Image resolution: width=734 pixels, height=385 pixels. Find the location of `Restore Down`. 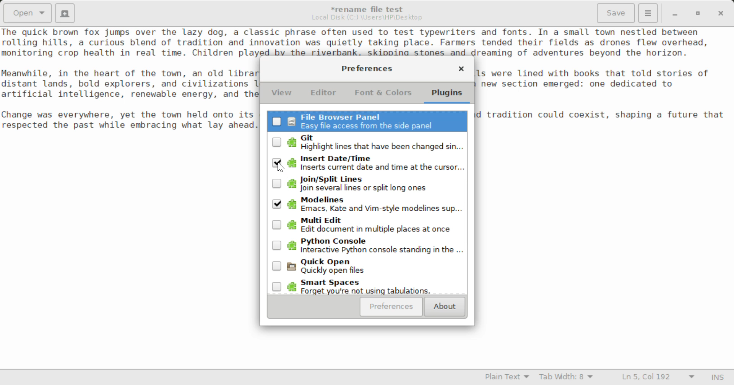

Restore Down is located at coordinates (674, 13).